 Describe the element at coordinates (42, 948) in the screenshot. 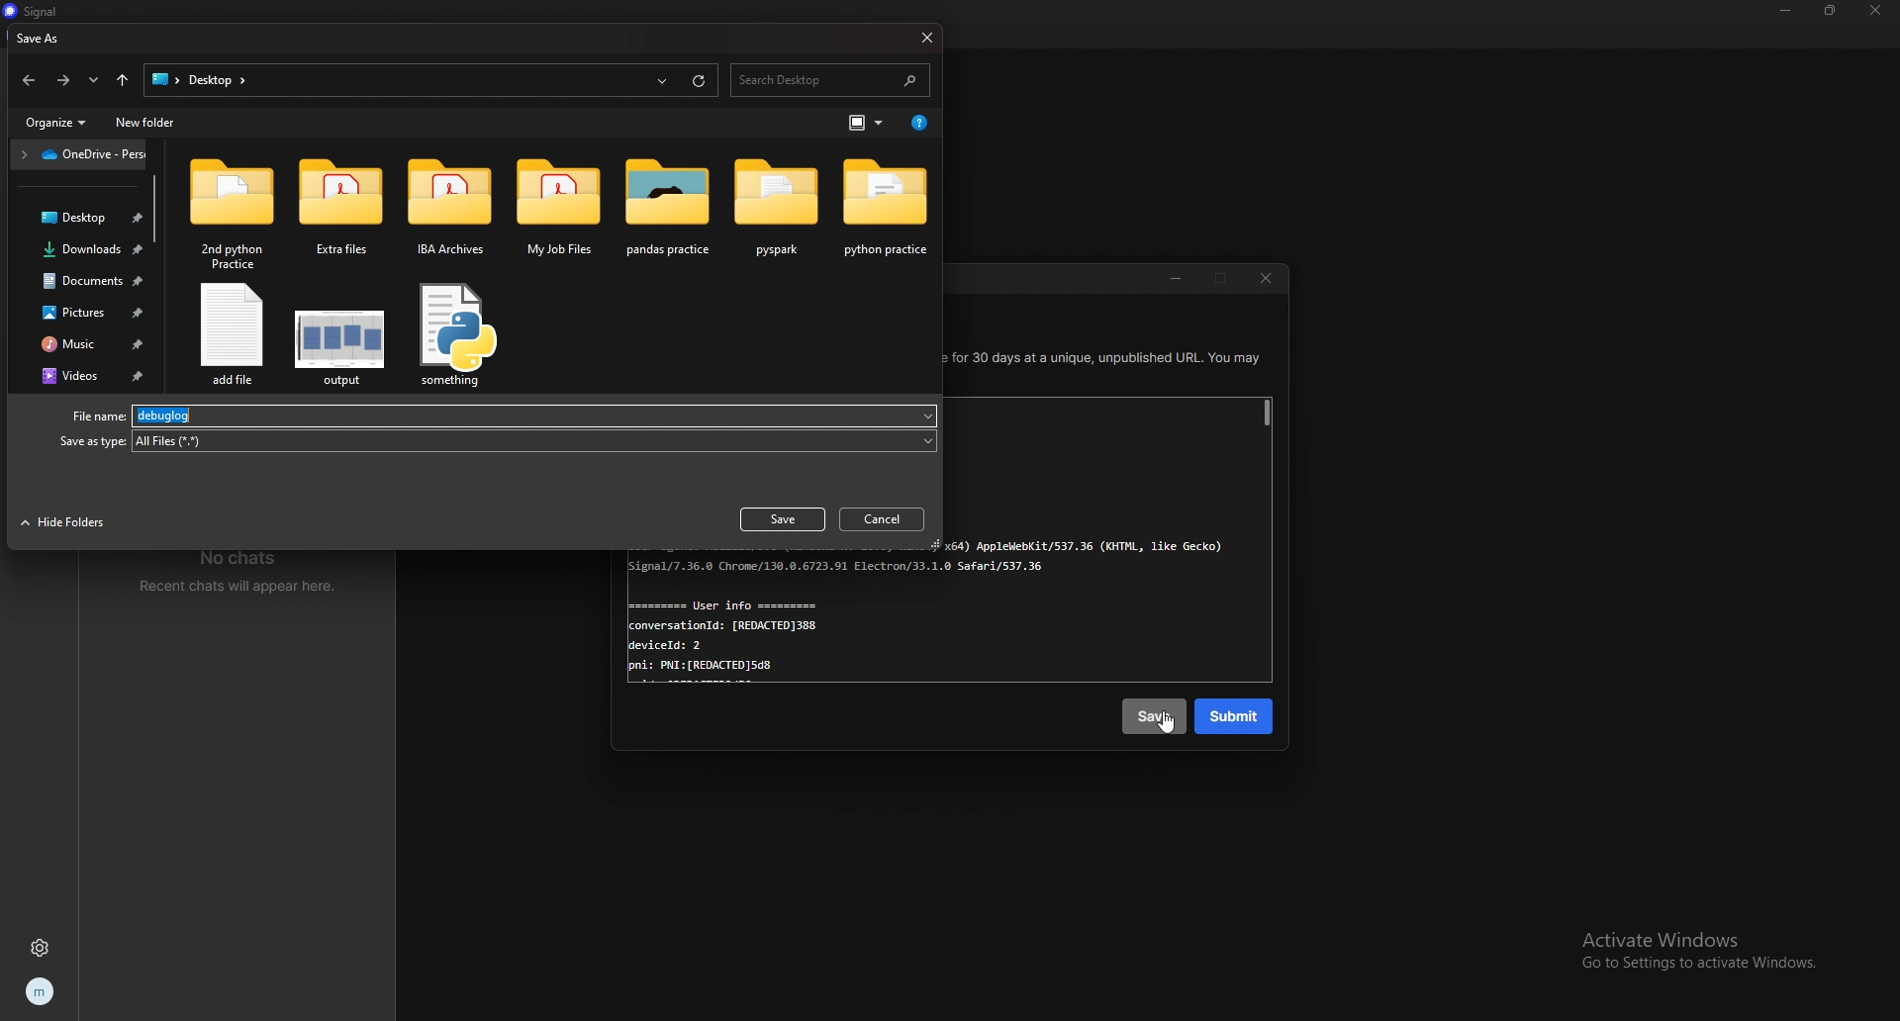

I see `settings` at that location.